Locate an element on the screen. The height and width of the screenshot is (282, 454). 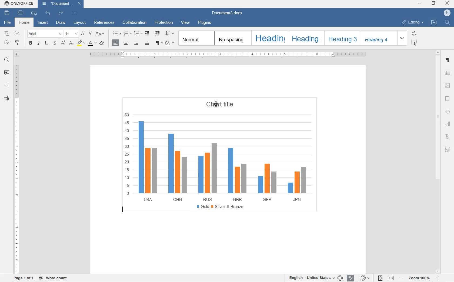
WORD COUNT is located at coordinates (55, 278).